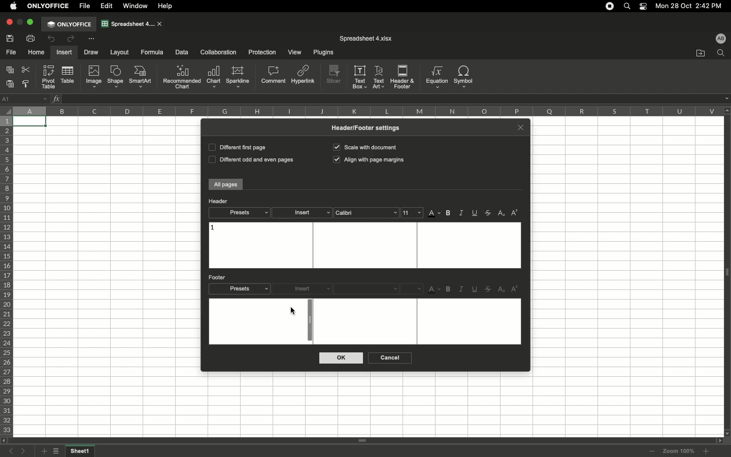  Describe the element at coordinates (366, 39) in the screenshot. I see `File name` at that location.